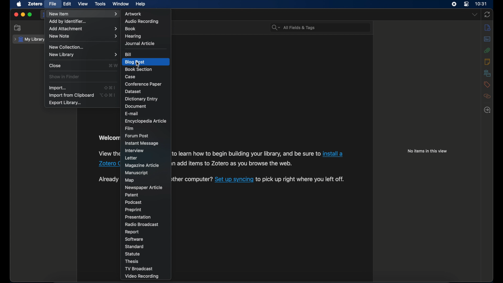 The height and width of the screenshot is (283, 503). What do you see at coordinates (488, 96) in the screenshot?
I see `related` at bounding box center [488, 96].